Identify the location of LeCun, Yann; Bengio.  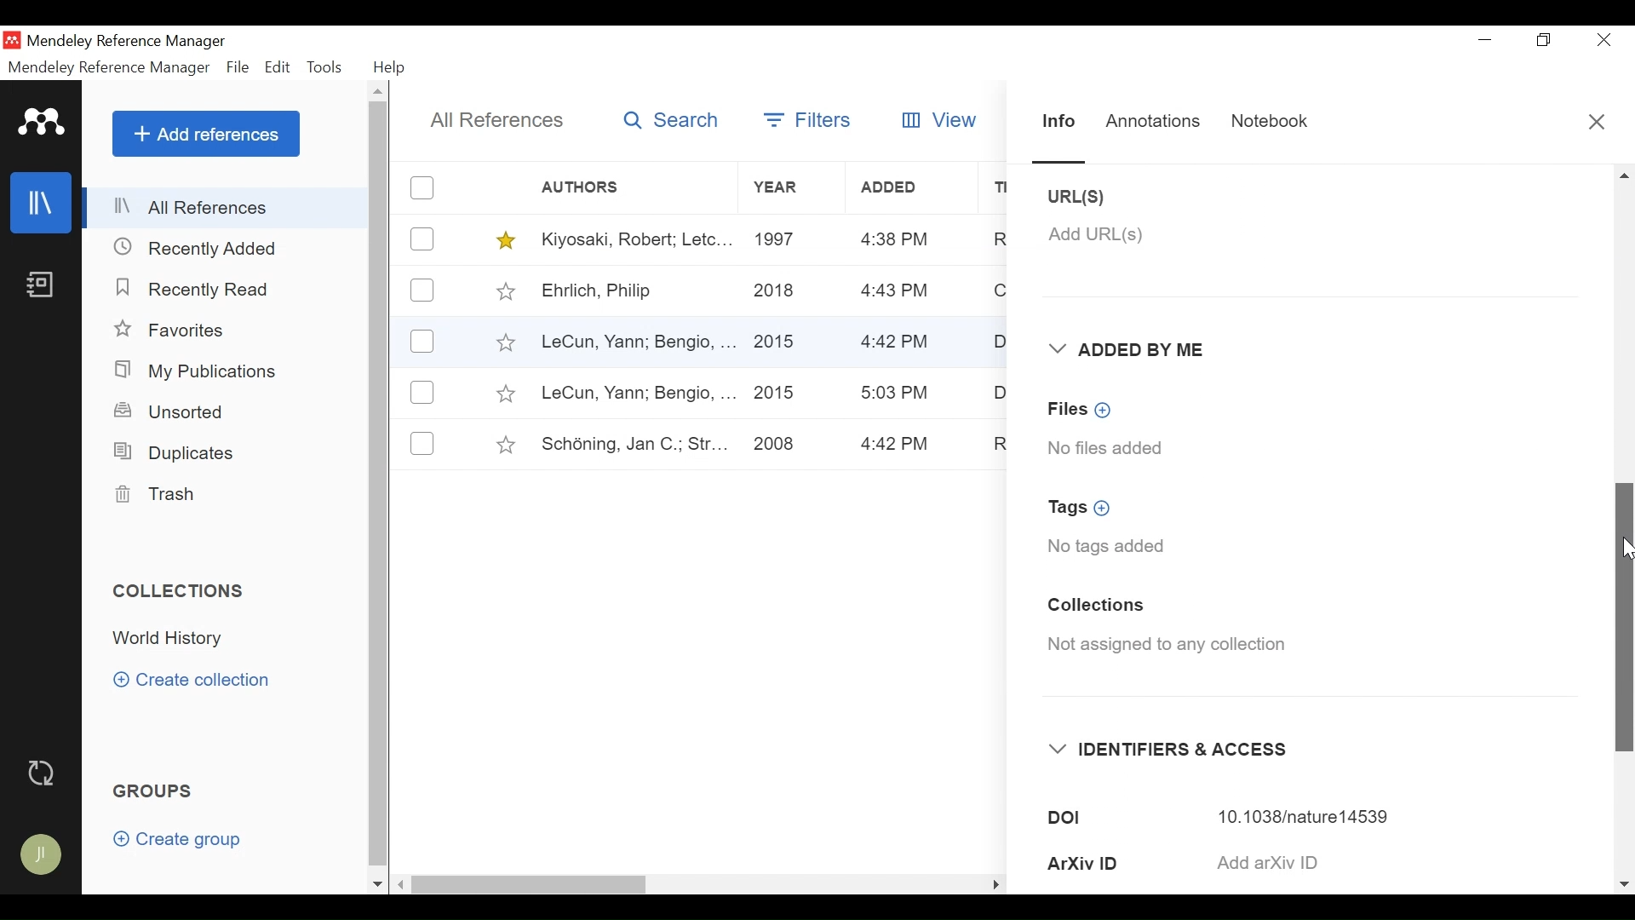
(637, 394).